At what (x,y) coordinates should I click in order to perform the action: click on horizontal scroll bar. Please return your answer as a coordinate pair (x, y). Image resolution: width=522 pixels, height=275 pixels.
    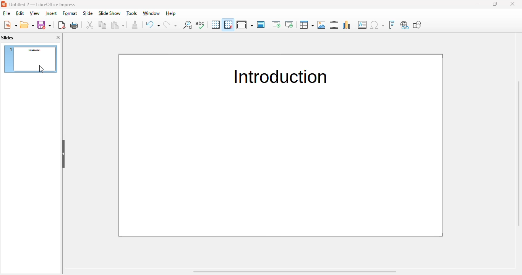
    Looking at the image, I should click on (295, 272).